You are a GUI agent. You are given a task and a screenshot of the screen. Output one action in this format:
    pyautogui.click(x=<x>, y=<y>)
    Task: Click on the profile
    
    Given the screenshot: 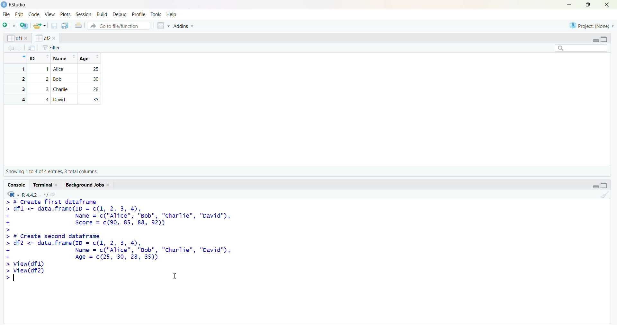 What is the action you would take?
    pyautogui.click(x=139, y=14)
    